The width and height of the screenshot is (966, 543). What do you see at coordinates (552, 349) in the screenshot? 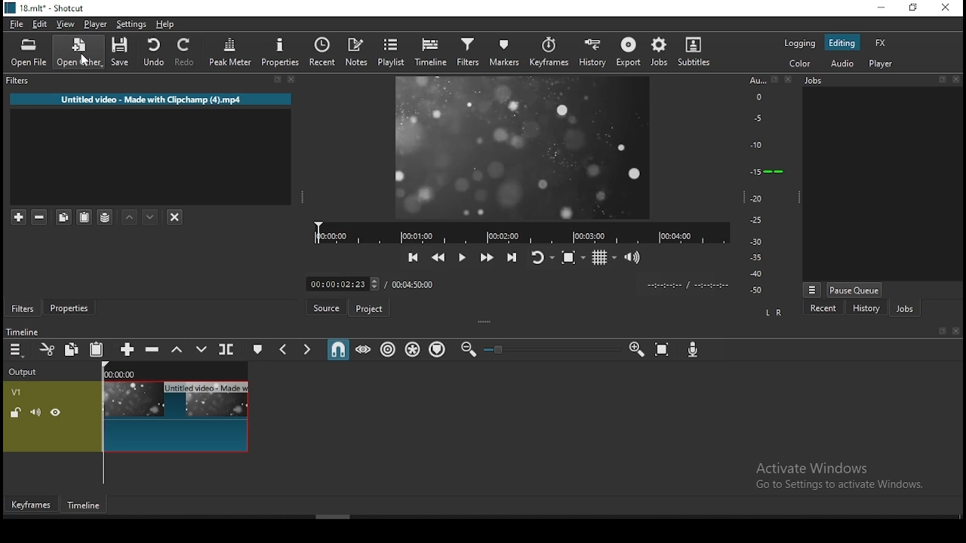
I see `Zoom in or zoom out slider` at bounding box center [552, 349].